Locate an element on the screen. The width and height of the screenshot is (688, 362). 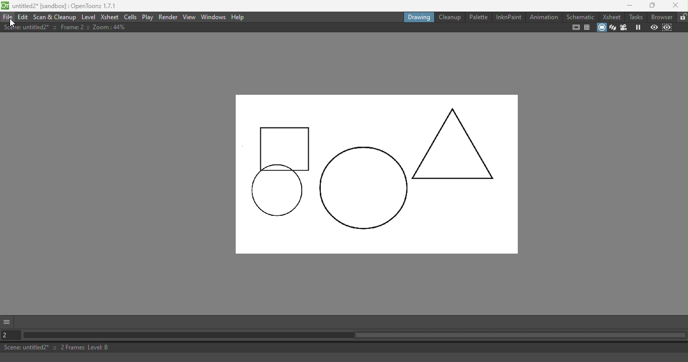
Camera view is located at coordinates (623, 27).